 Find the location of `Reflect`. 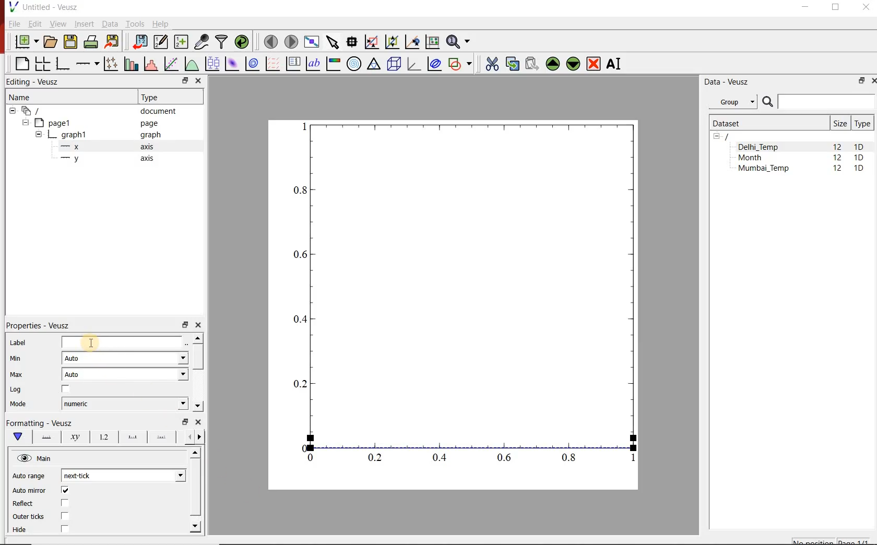

Reflect is located at coordinates (25, 504).